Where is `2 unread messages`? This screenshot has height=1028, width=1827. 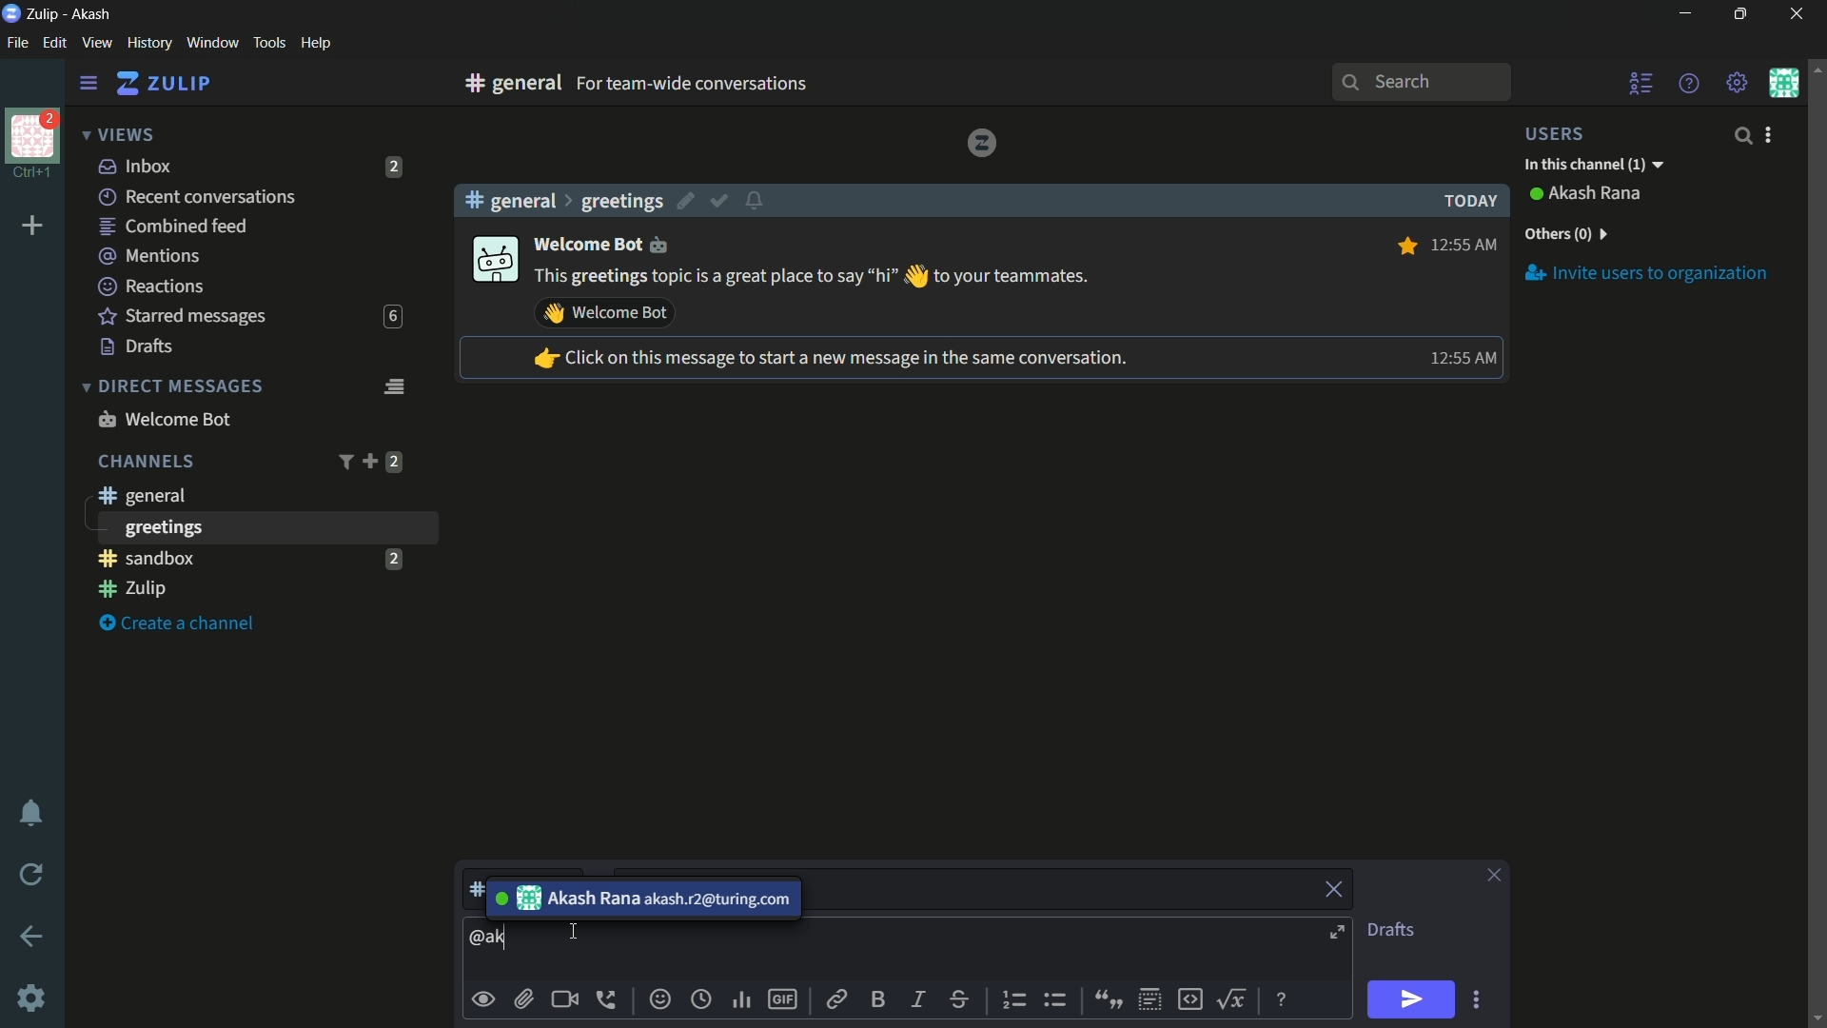 2 unread messages is located at coordinates (393, 558).